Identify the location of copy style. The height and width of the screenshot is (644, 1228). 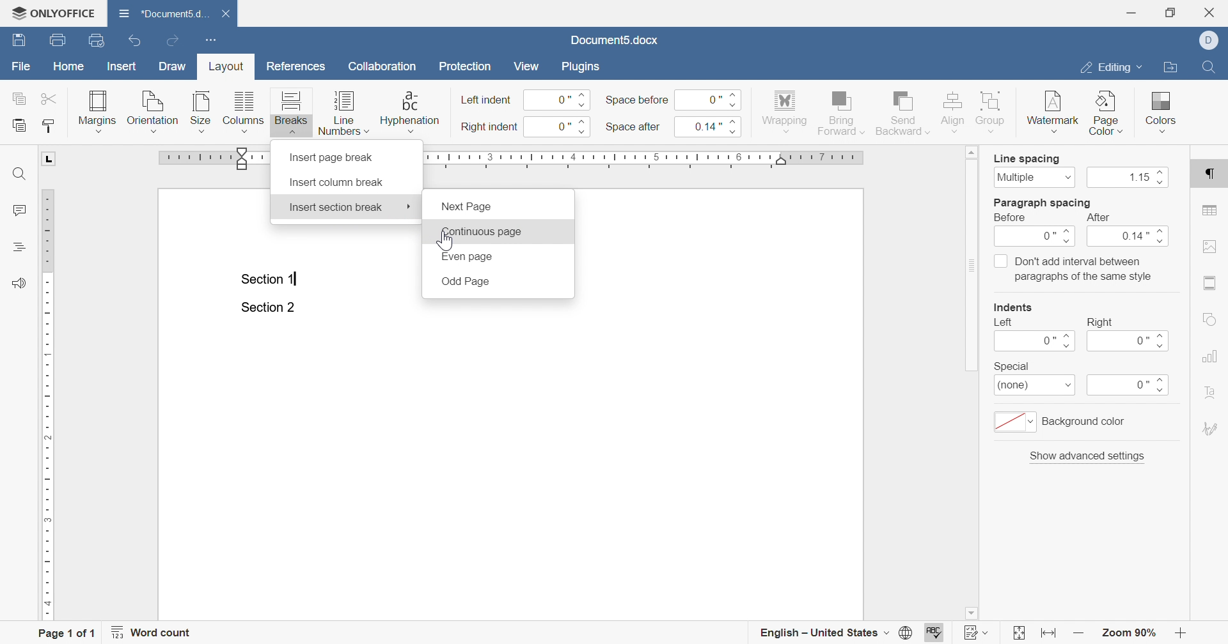
(47, 126).